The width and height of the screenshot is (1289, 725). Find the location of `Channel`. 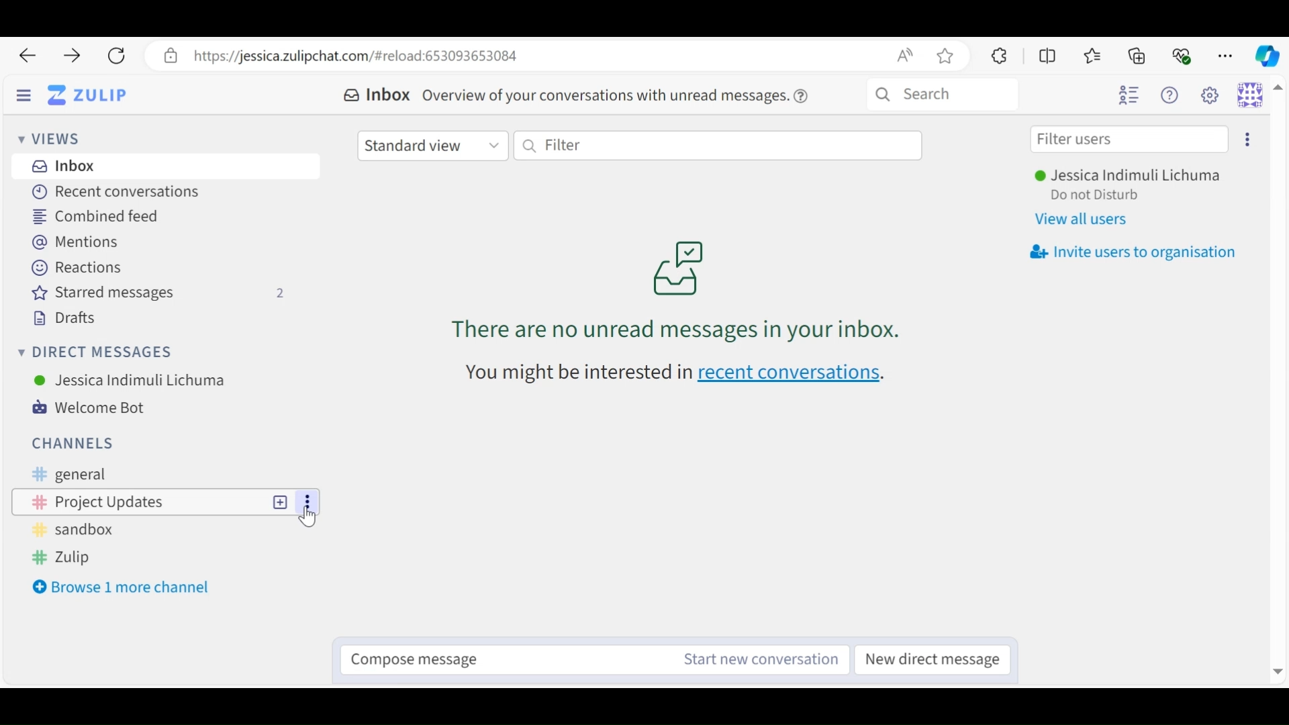

Channel is located at coordinates (170, 473).